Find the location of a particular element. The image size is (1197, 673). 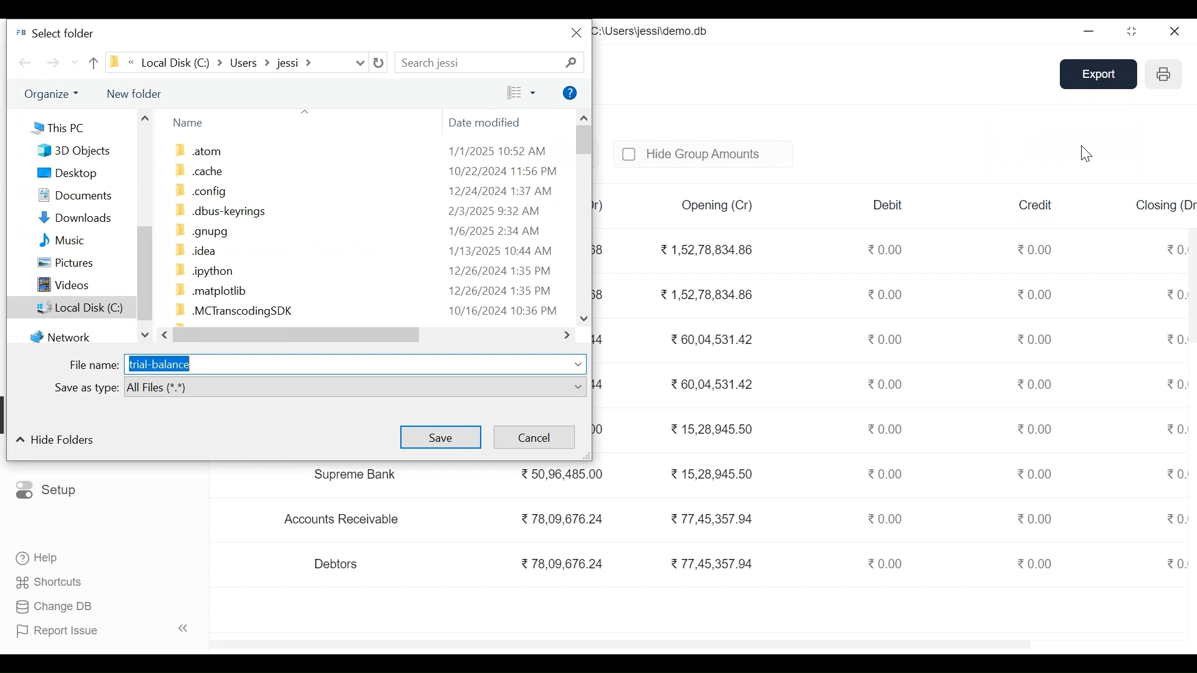

3D Objects is located at coordinates (75, 151).